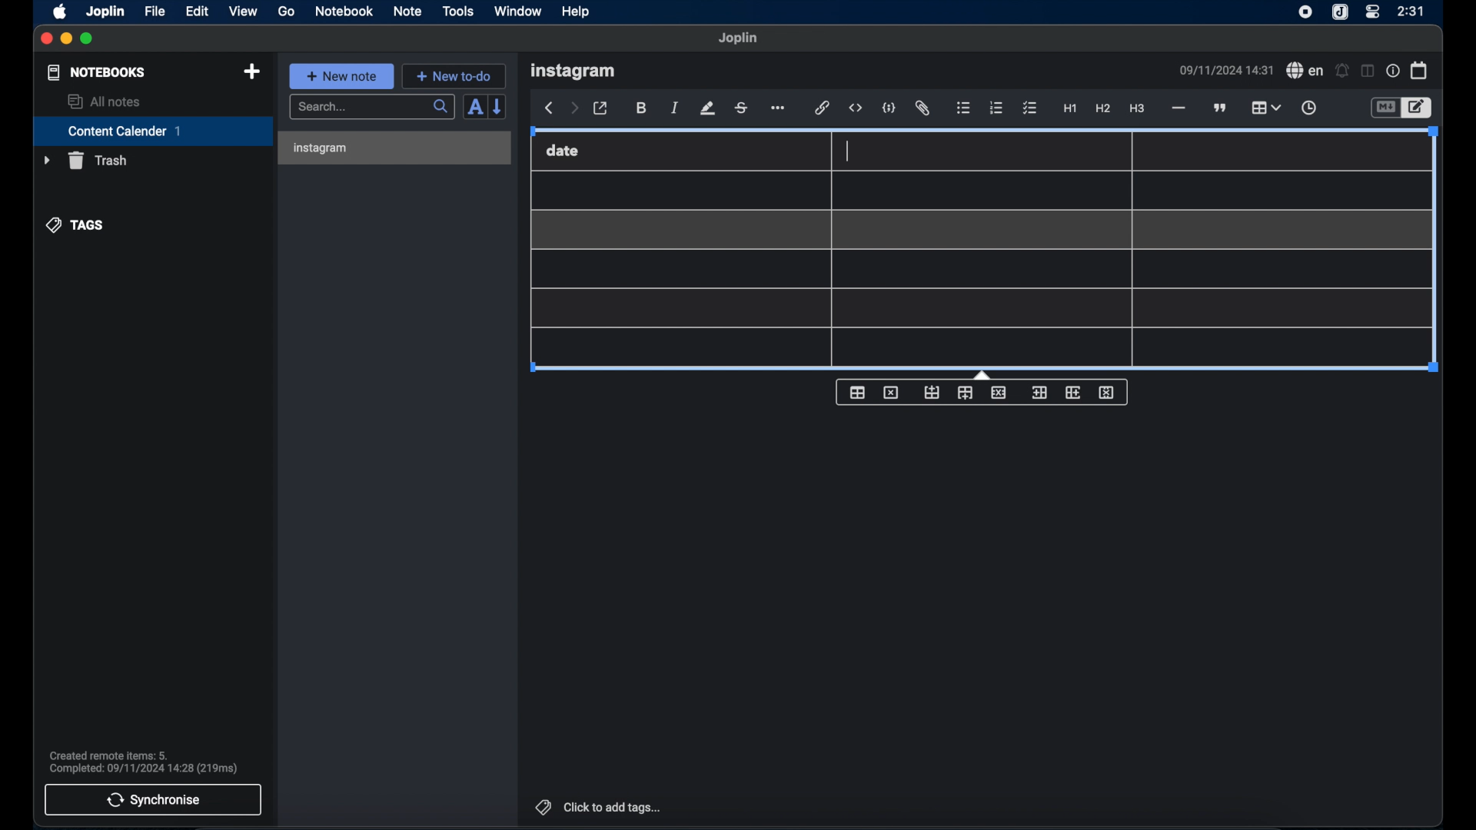  Describe the element at coordinates (97, 72) in the screenshot. I see `notebooks` at that location.